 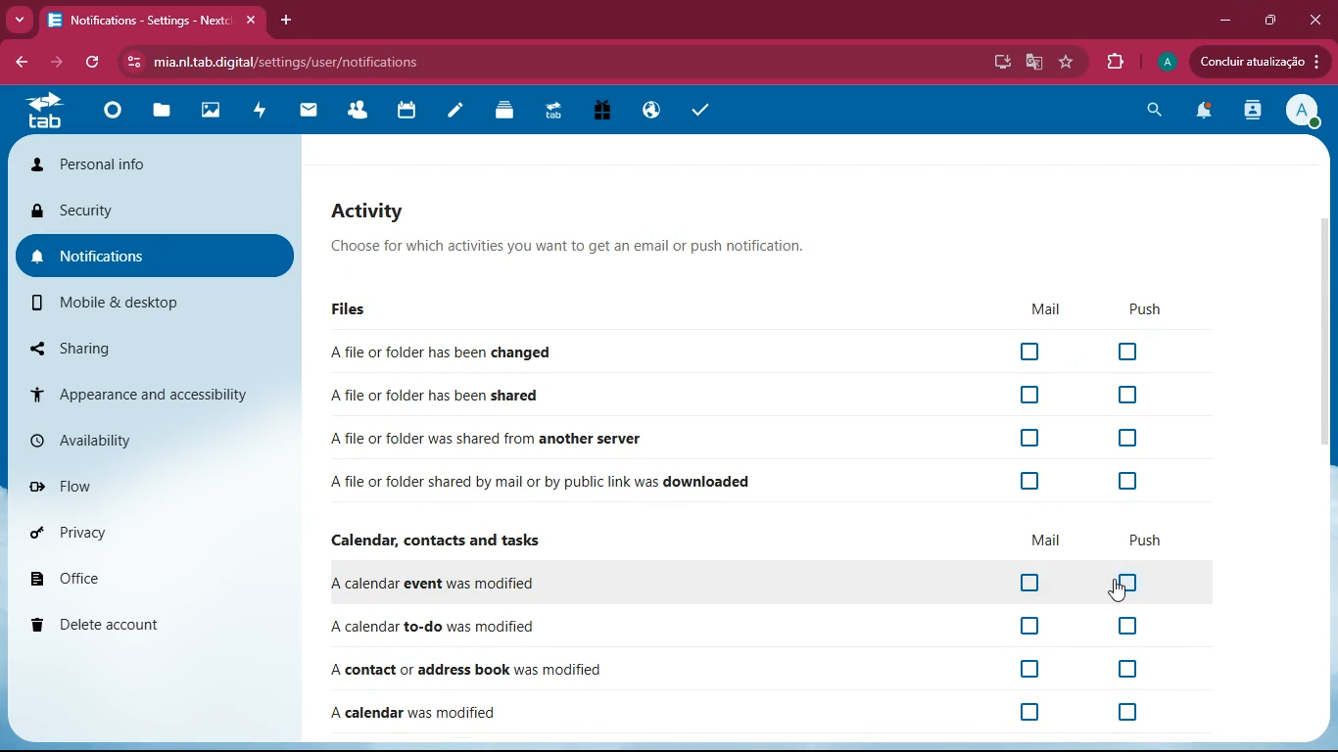 What do you see at coordinates (162, 574) in the screenshot?
I see `office` at bounding box center [162, 574].